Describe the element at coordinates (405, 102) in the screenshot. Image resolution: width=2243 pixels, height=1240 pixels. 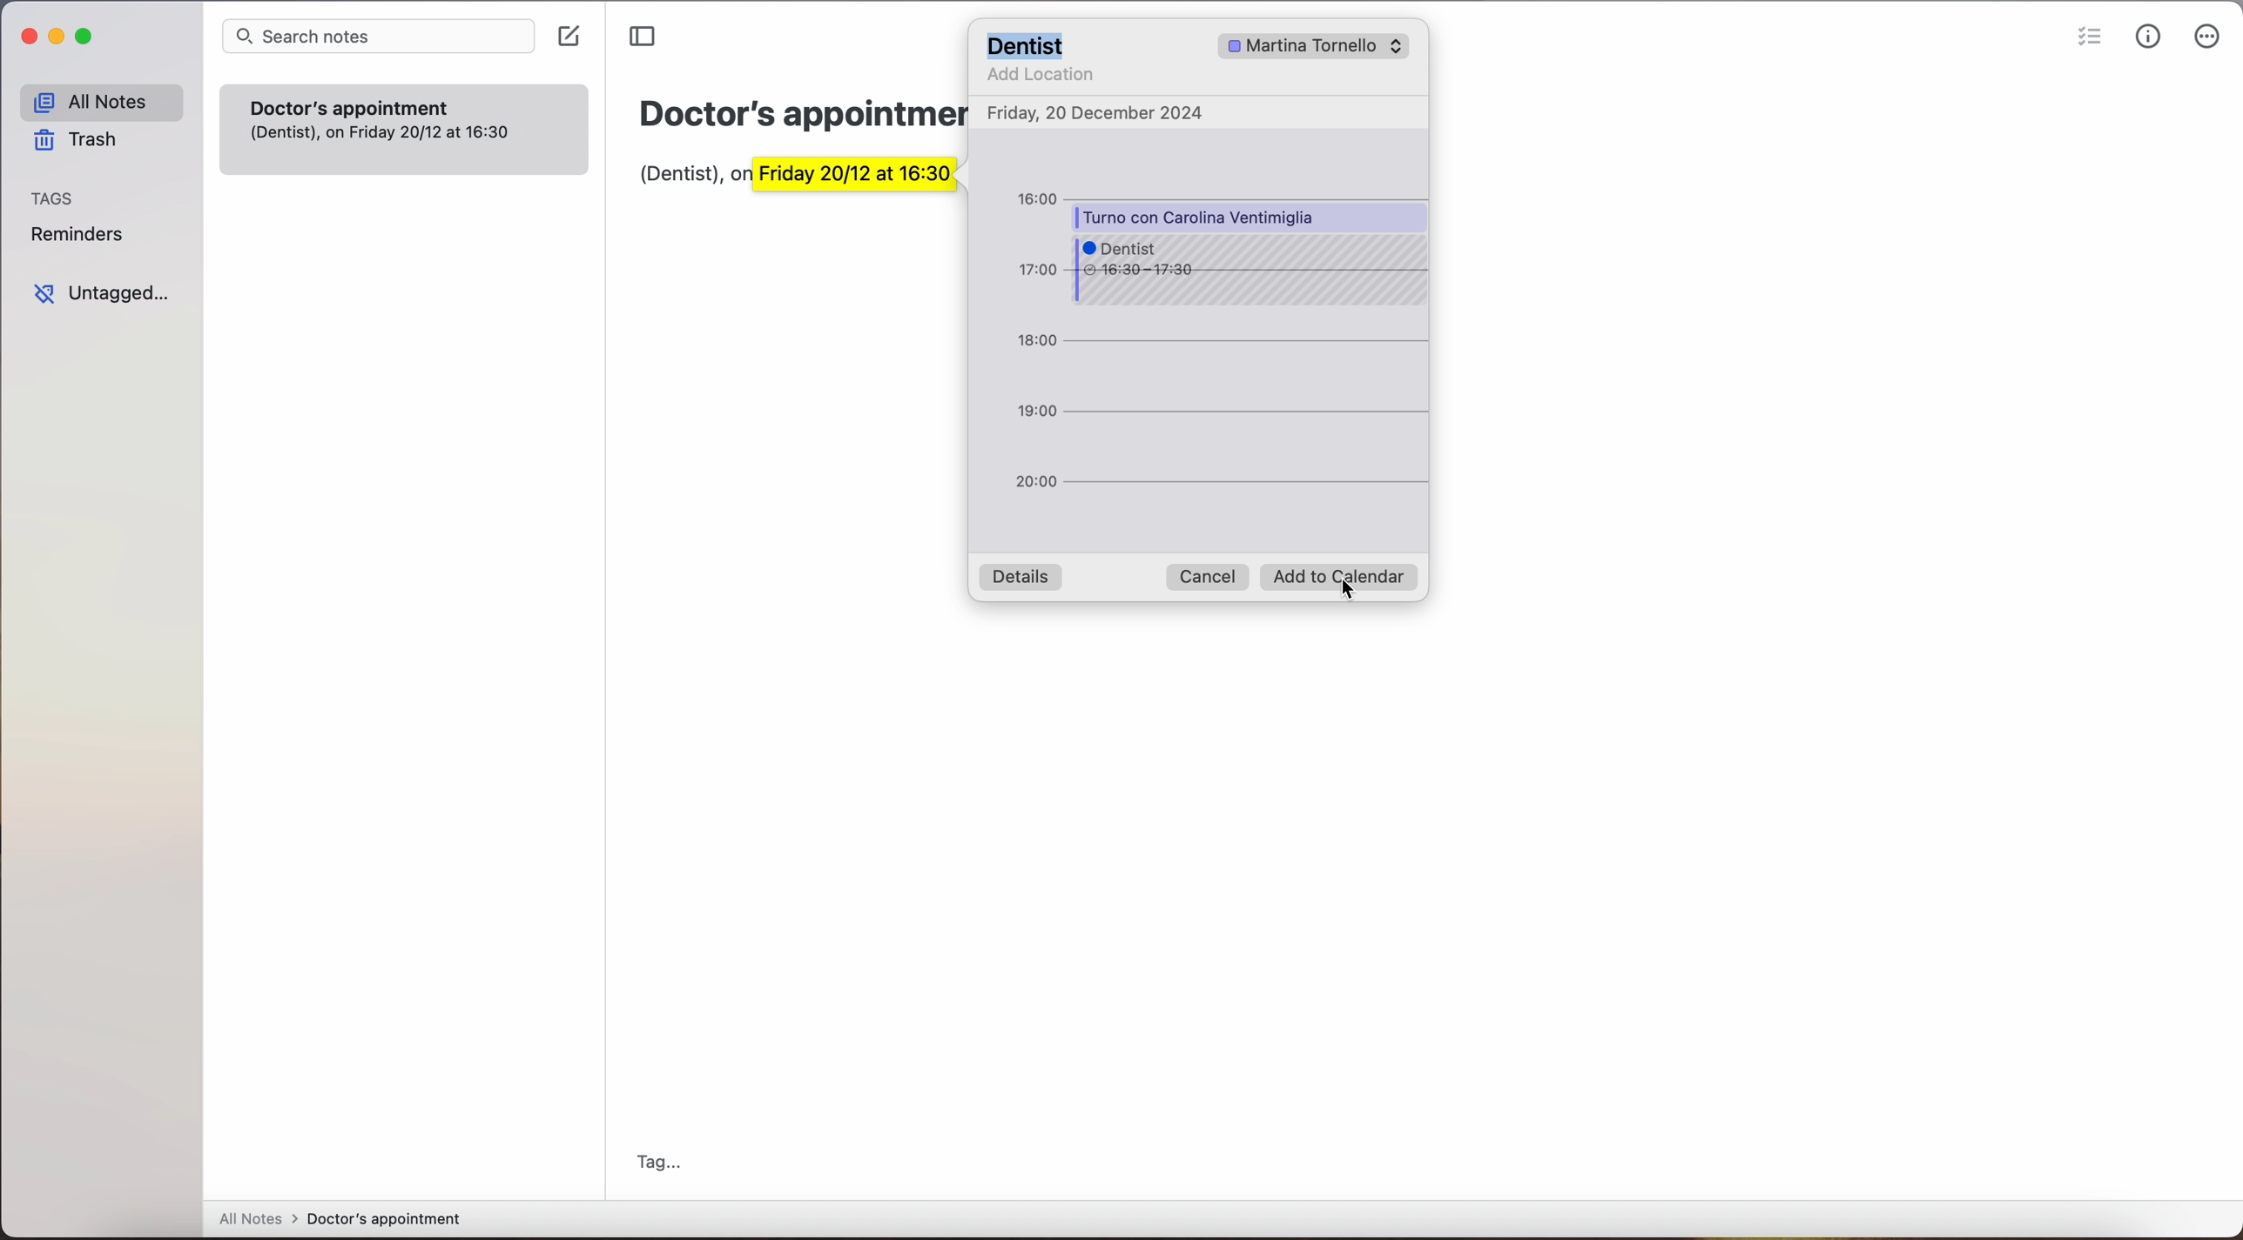
I see `Doctor's appointment` at that location.